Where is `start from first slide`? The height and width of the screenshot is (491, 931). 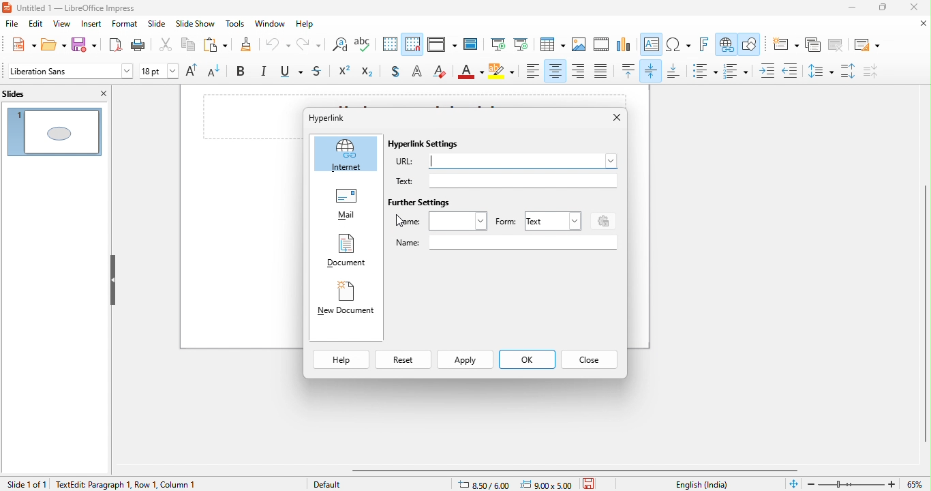
start from first slide is located at coordinates (498, 45).